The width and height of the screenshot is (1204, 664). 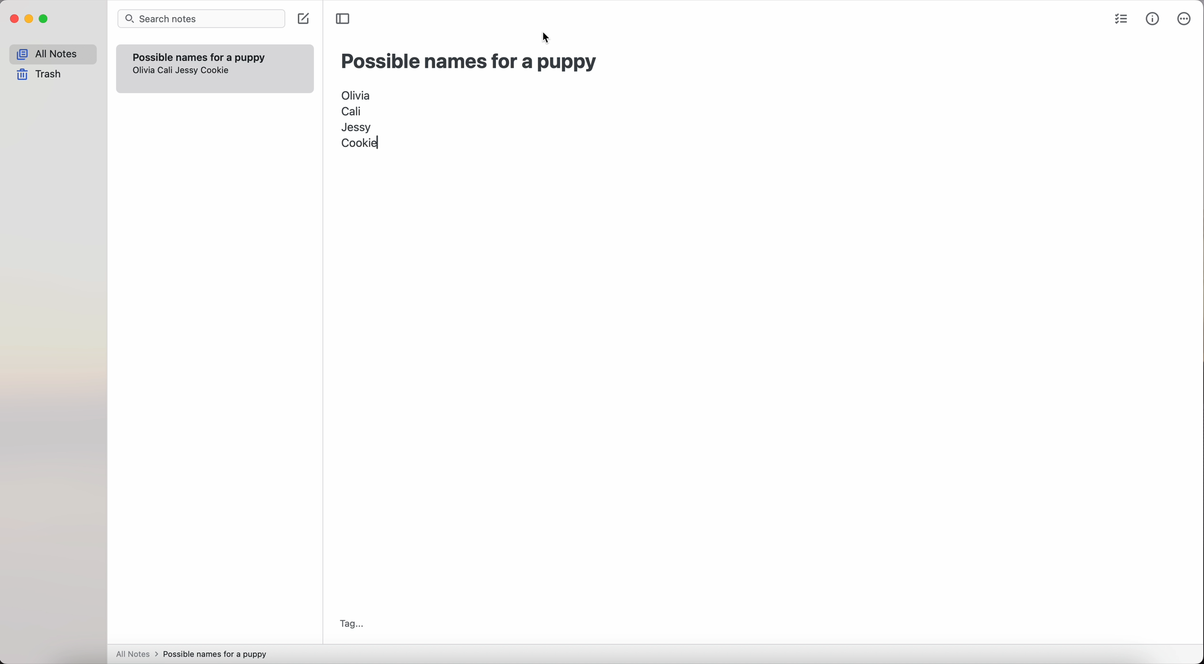 I want to click on minimize, so click(x=29, y=20).